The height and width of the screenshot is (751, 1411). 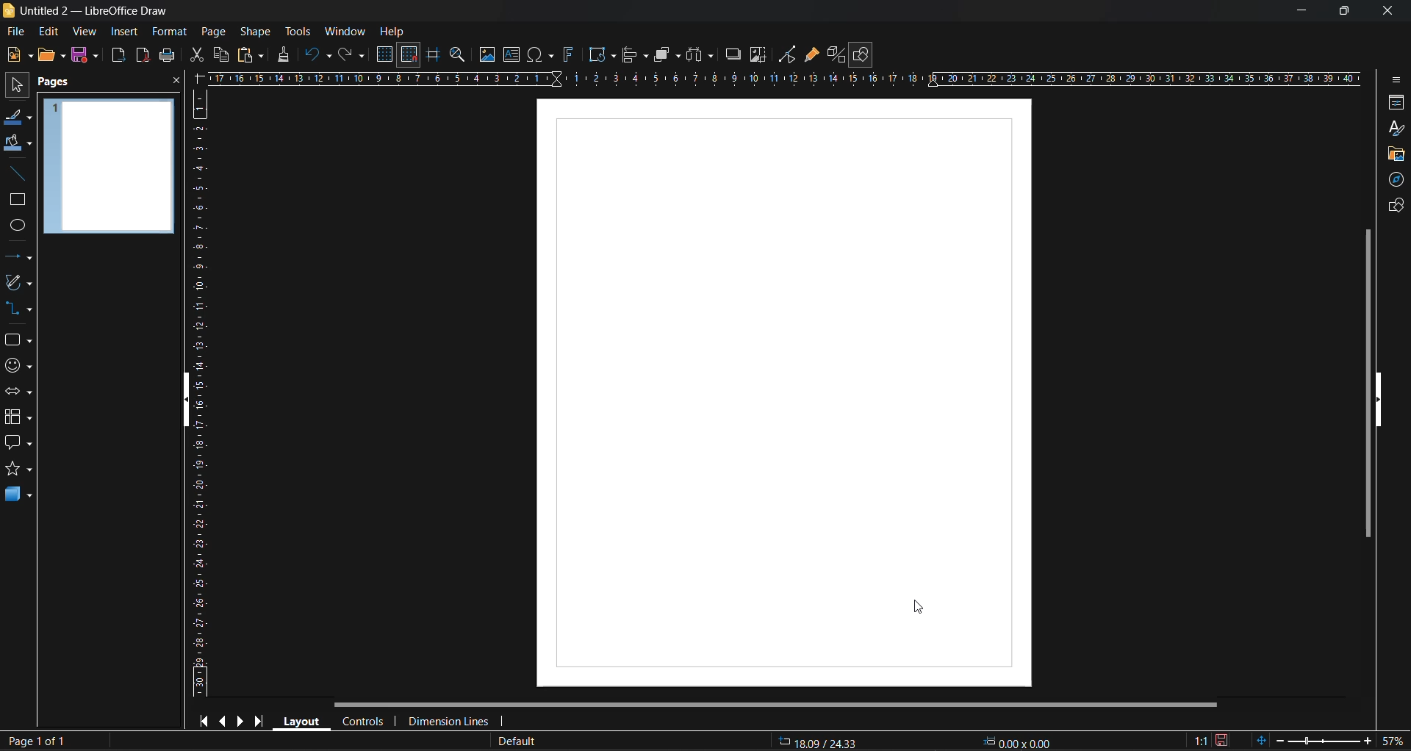 I want to click on vertical scroll bar, so click(x=1363, y=385).